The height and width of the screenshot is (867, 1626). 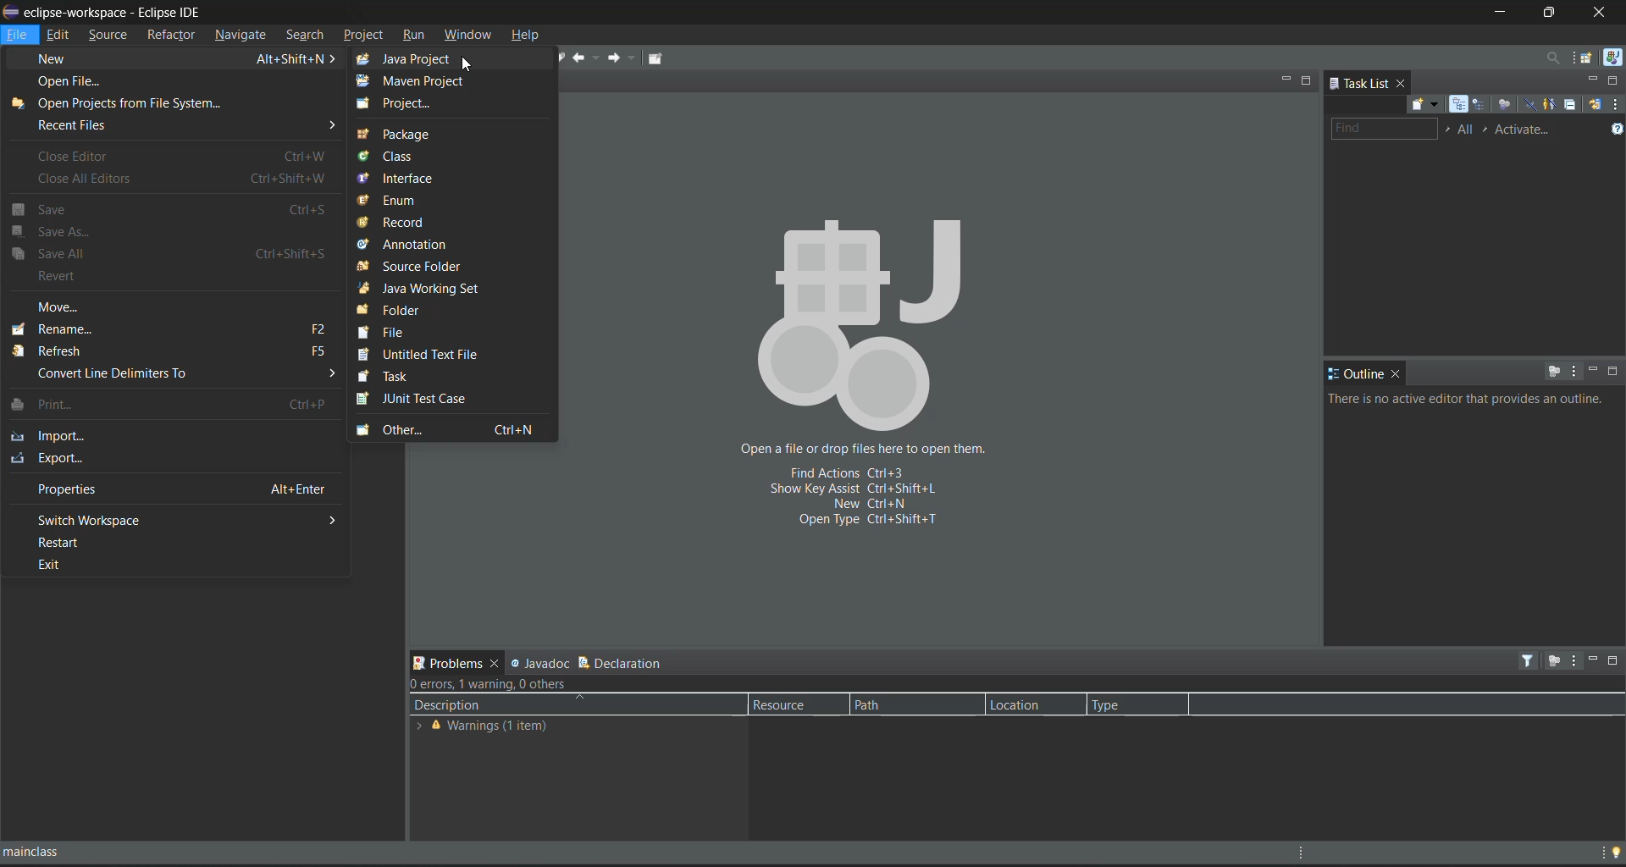 What do you see at coordinates (512, 728) in the screenshot?
I see `warnings (1 item)` at bounding box center [512, 728].